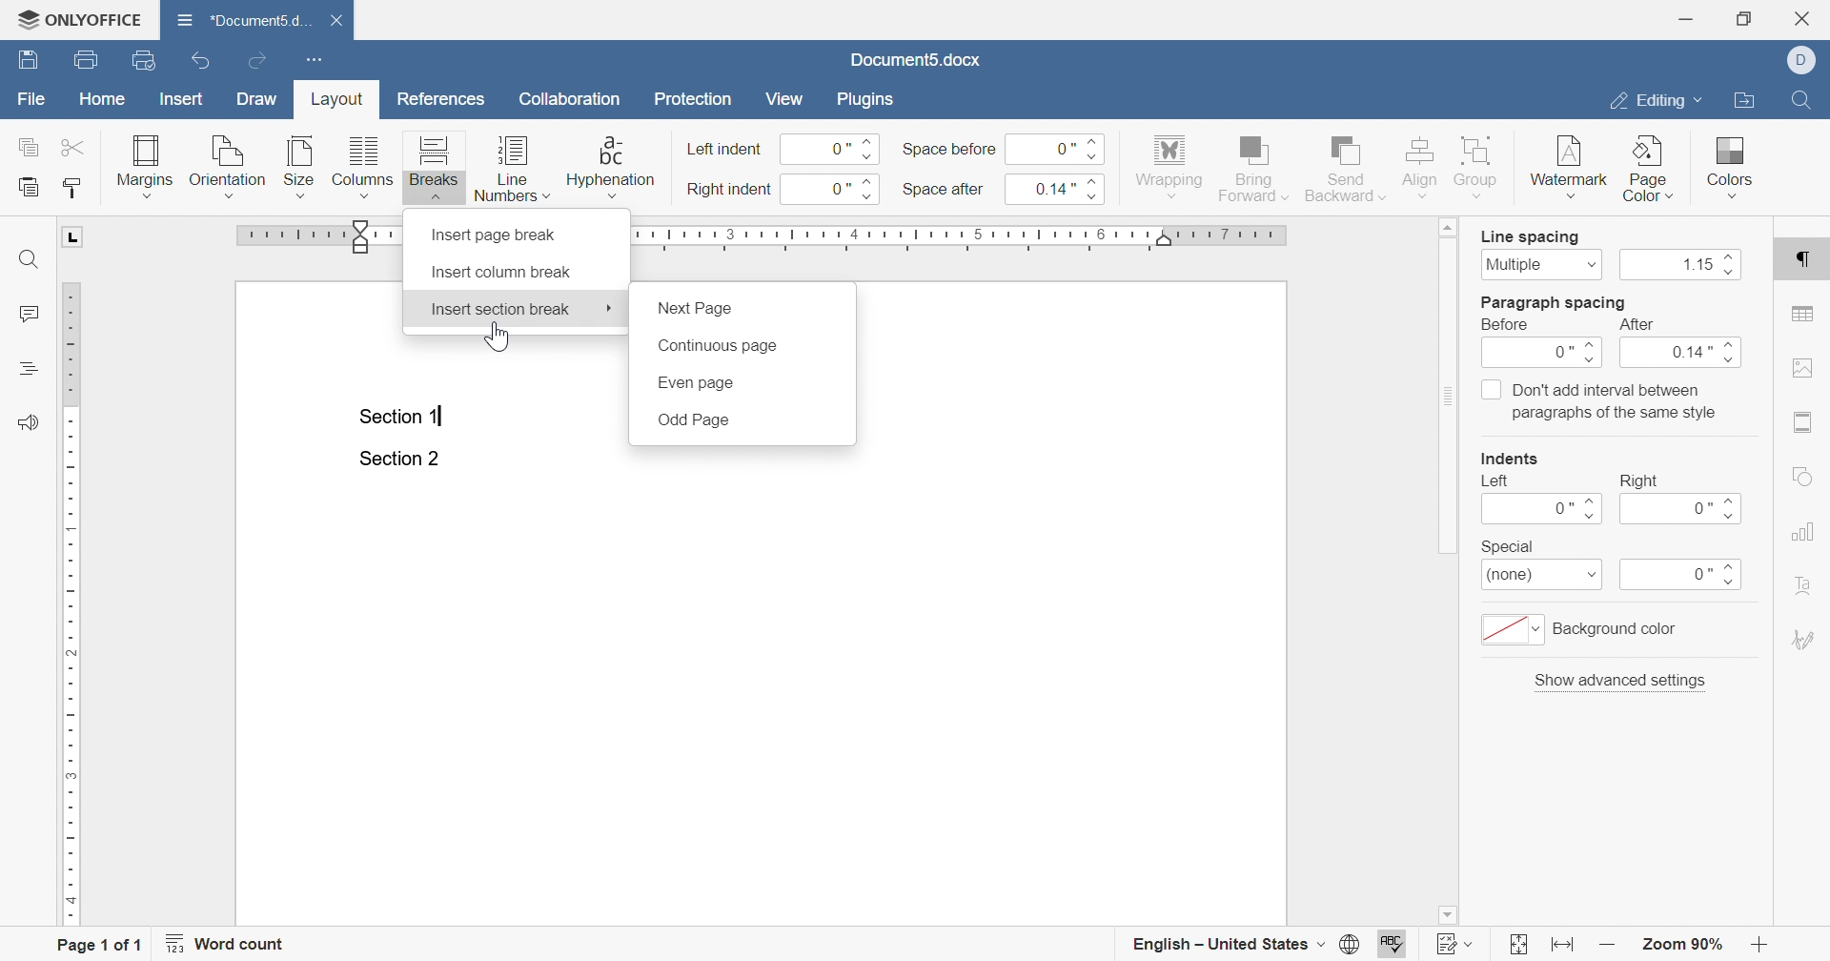 Image resolution: width=1830 pixels, height=961 pixels. I want to click on page color, so click(1650, 169).